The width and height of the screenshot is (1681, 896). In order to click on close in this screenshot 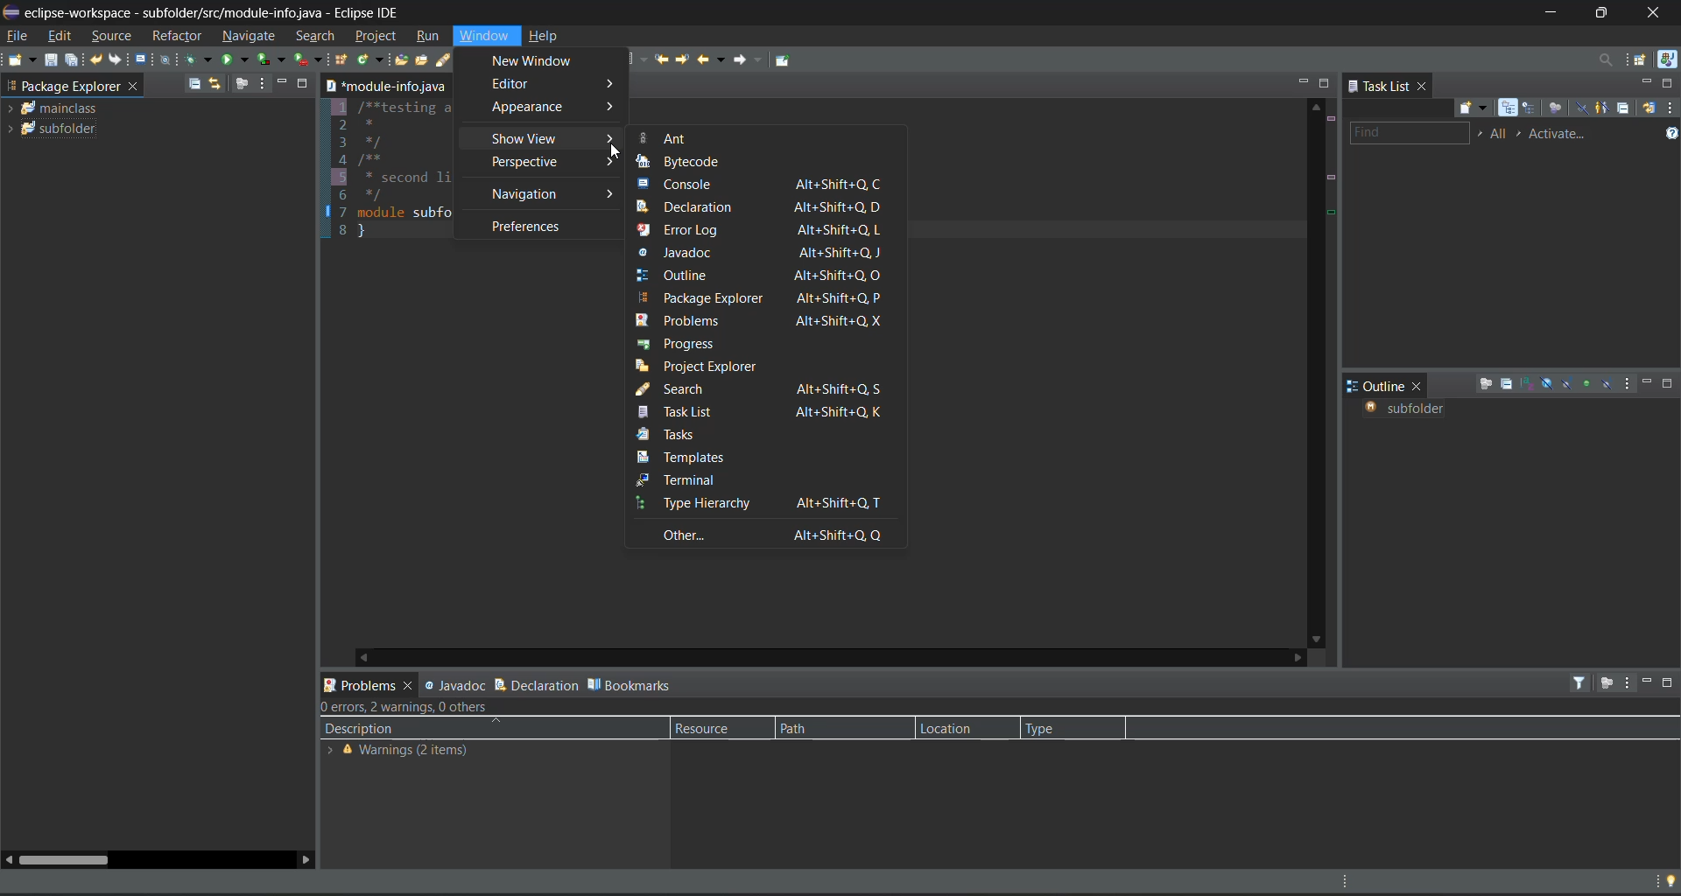, I will do `click(1419, 388)`.